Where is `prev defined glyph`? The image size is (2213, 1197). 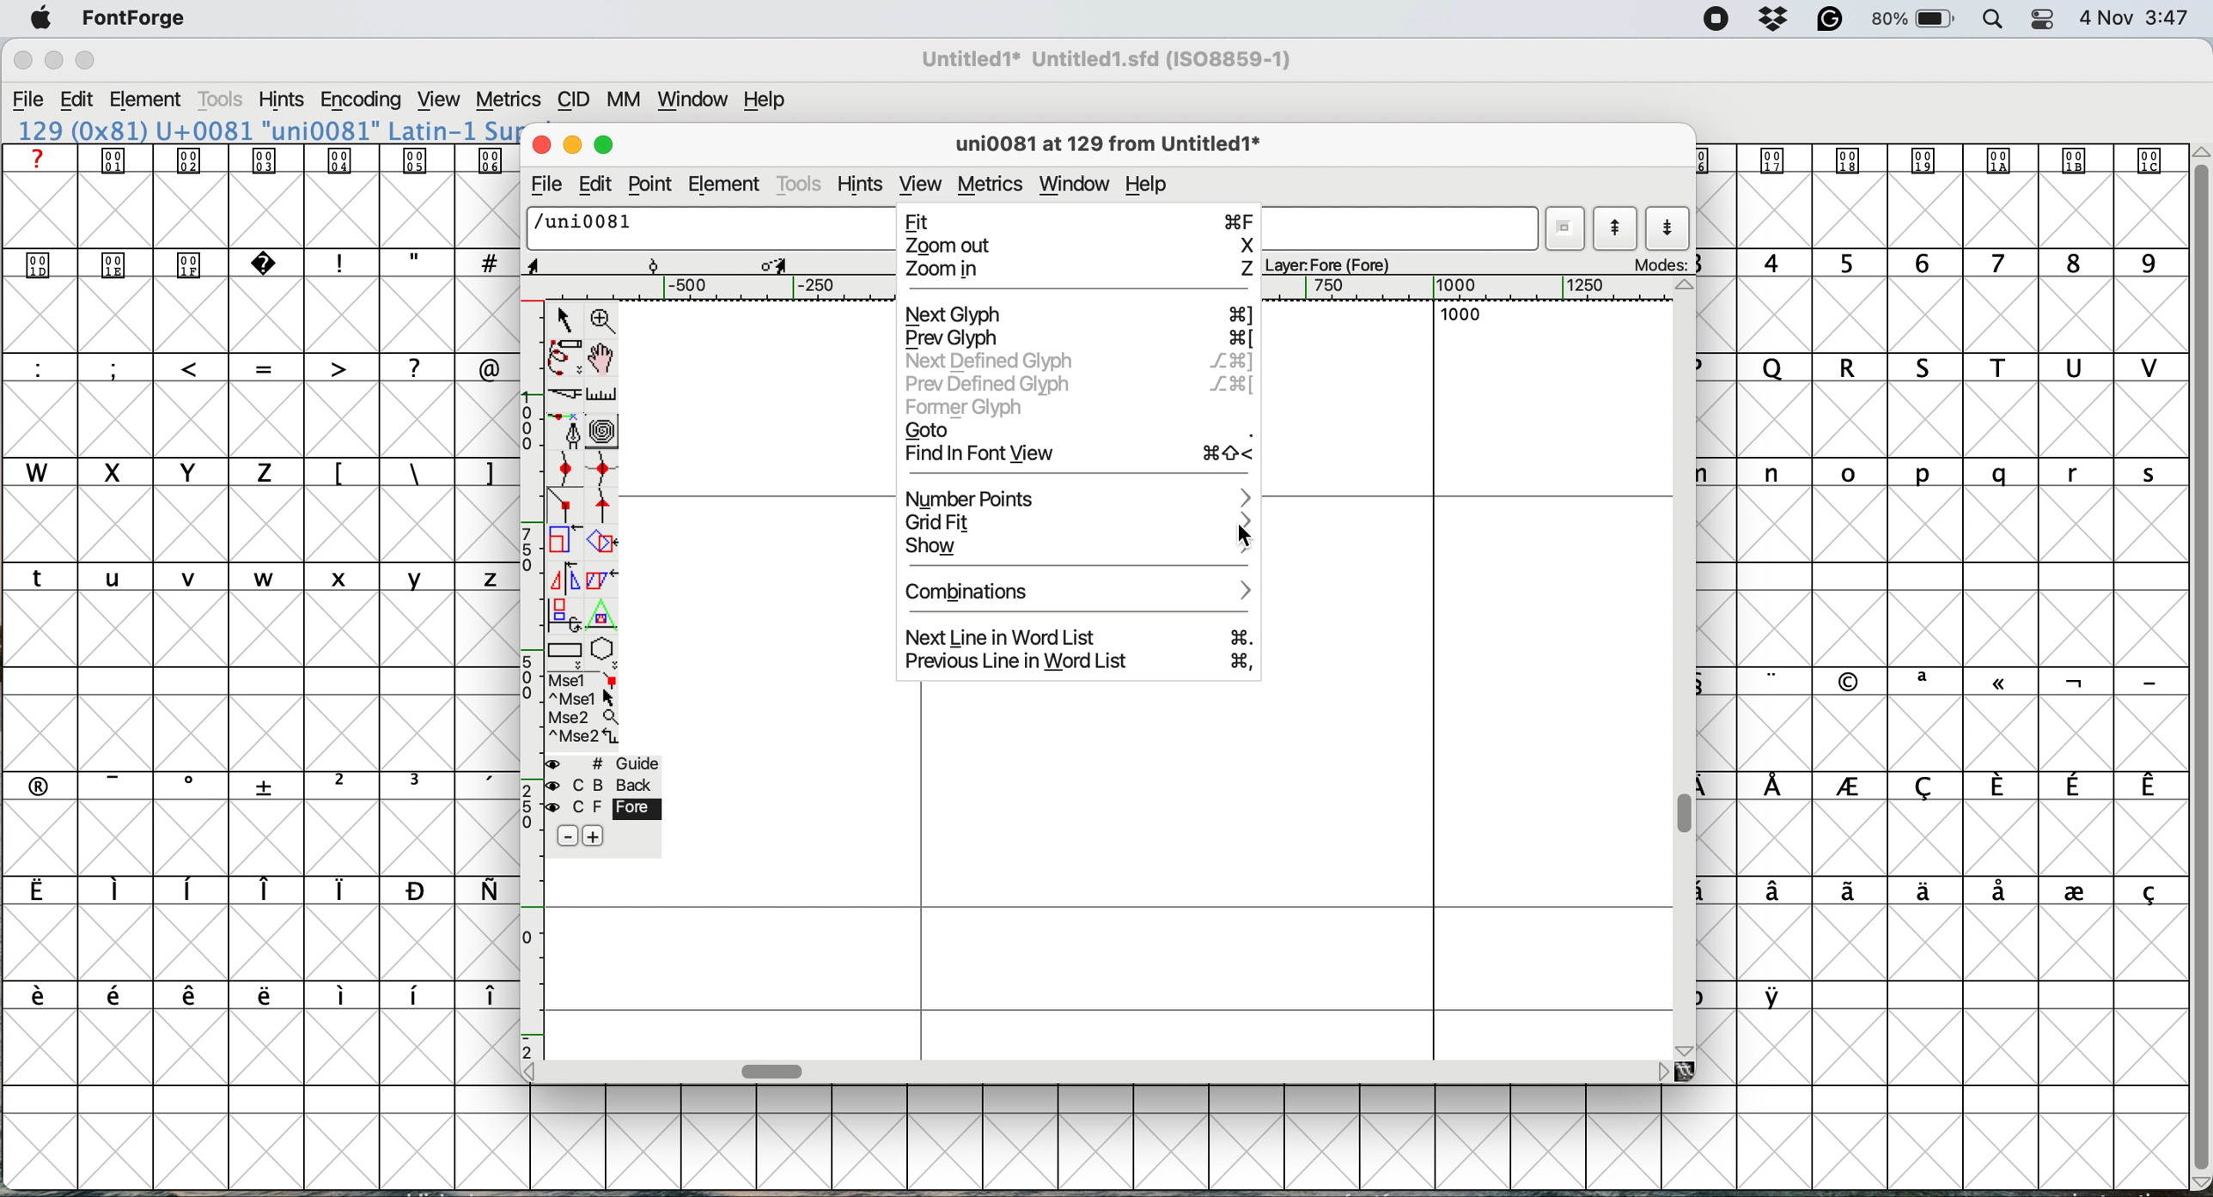
prev defined glyph is located at coordinates (1079, 381).